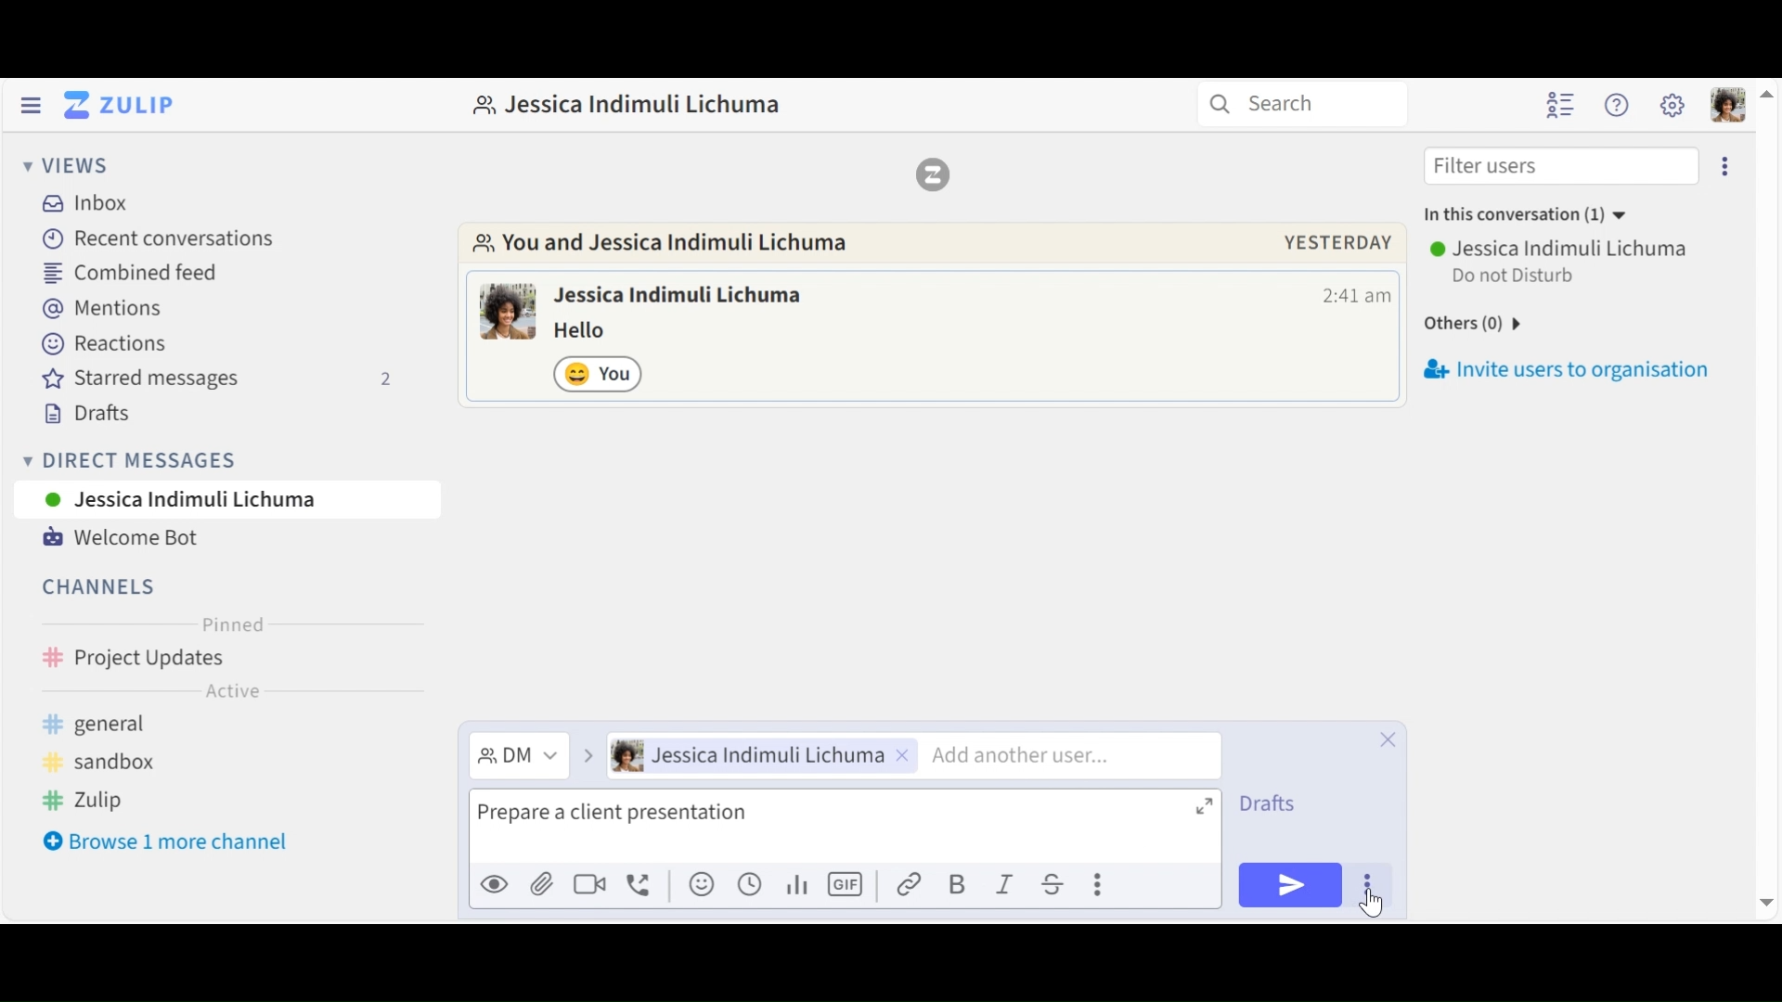 The width and height of the screenshot is (1782, 1002). I want to click on Username, so click(1561, 248).